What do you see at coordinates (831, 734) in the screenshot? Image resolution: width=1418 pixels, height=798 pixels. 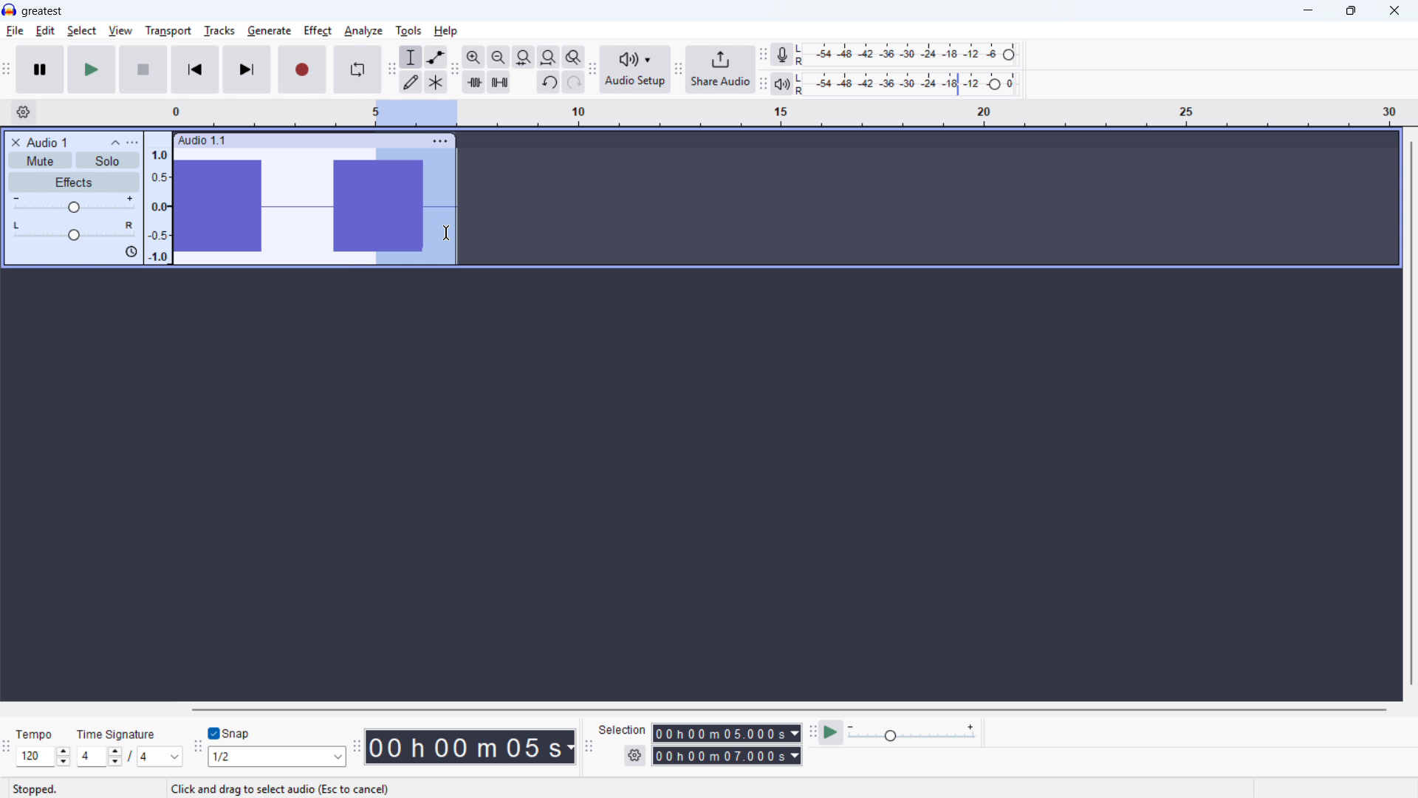 I see `Play at speed ` at bounding box center [831, 734].